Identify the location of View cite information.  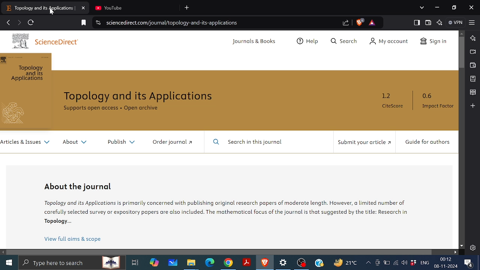
(99, 23).